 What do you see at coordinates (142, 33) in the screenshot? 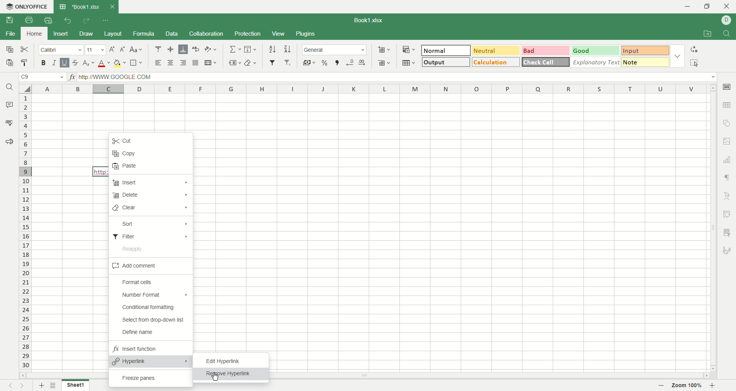
I see `formula` at bounding box center [142, 33].